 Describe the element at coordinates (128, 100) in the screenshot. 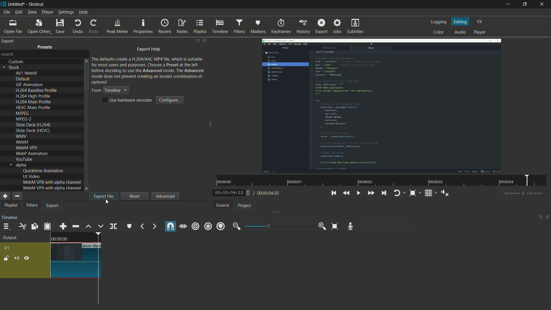

I see `use hardware encoder` at that location.